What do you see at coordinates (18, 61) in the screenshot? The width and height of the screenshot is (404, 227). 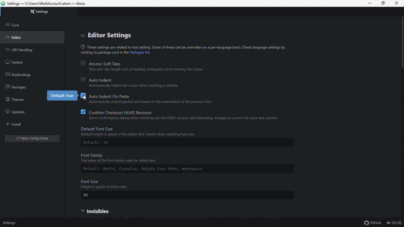 I see `system` at bounding box center [18, 61].